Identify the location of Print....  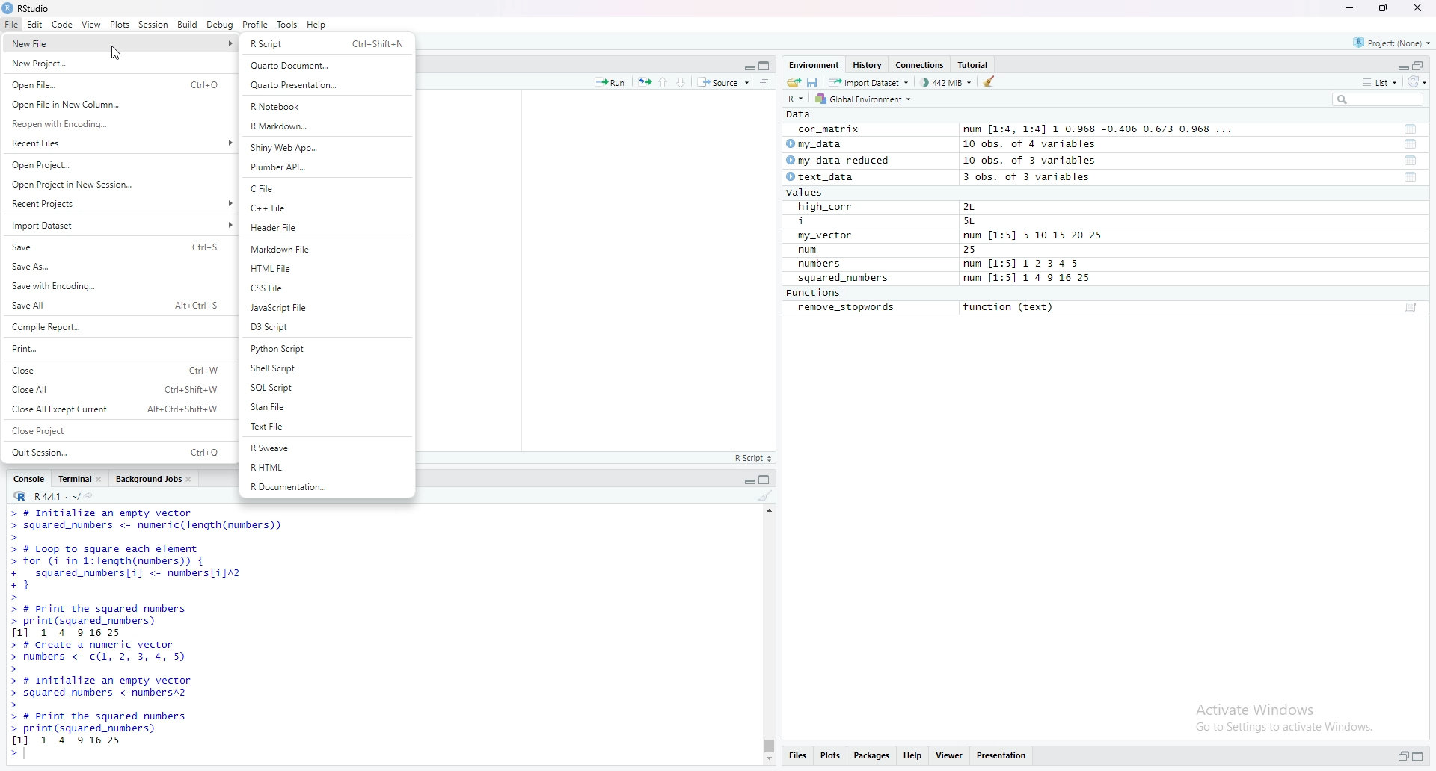
(112, 347).